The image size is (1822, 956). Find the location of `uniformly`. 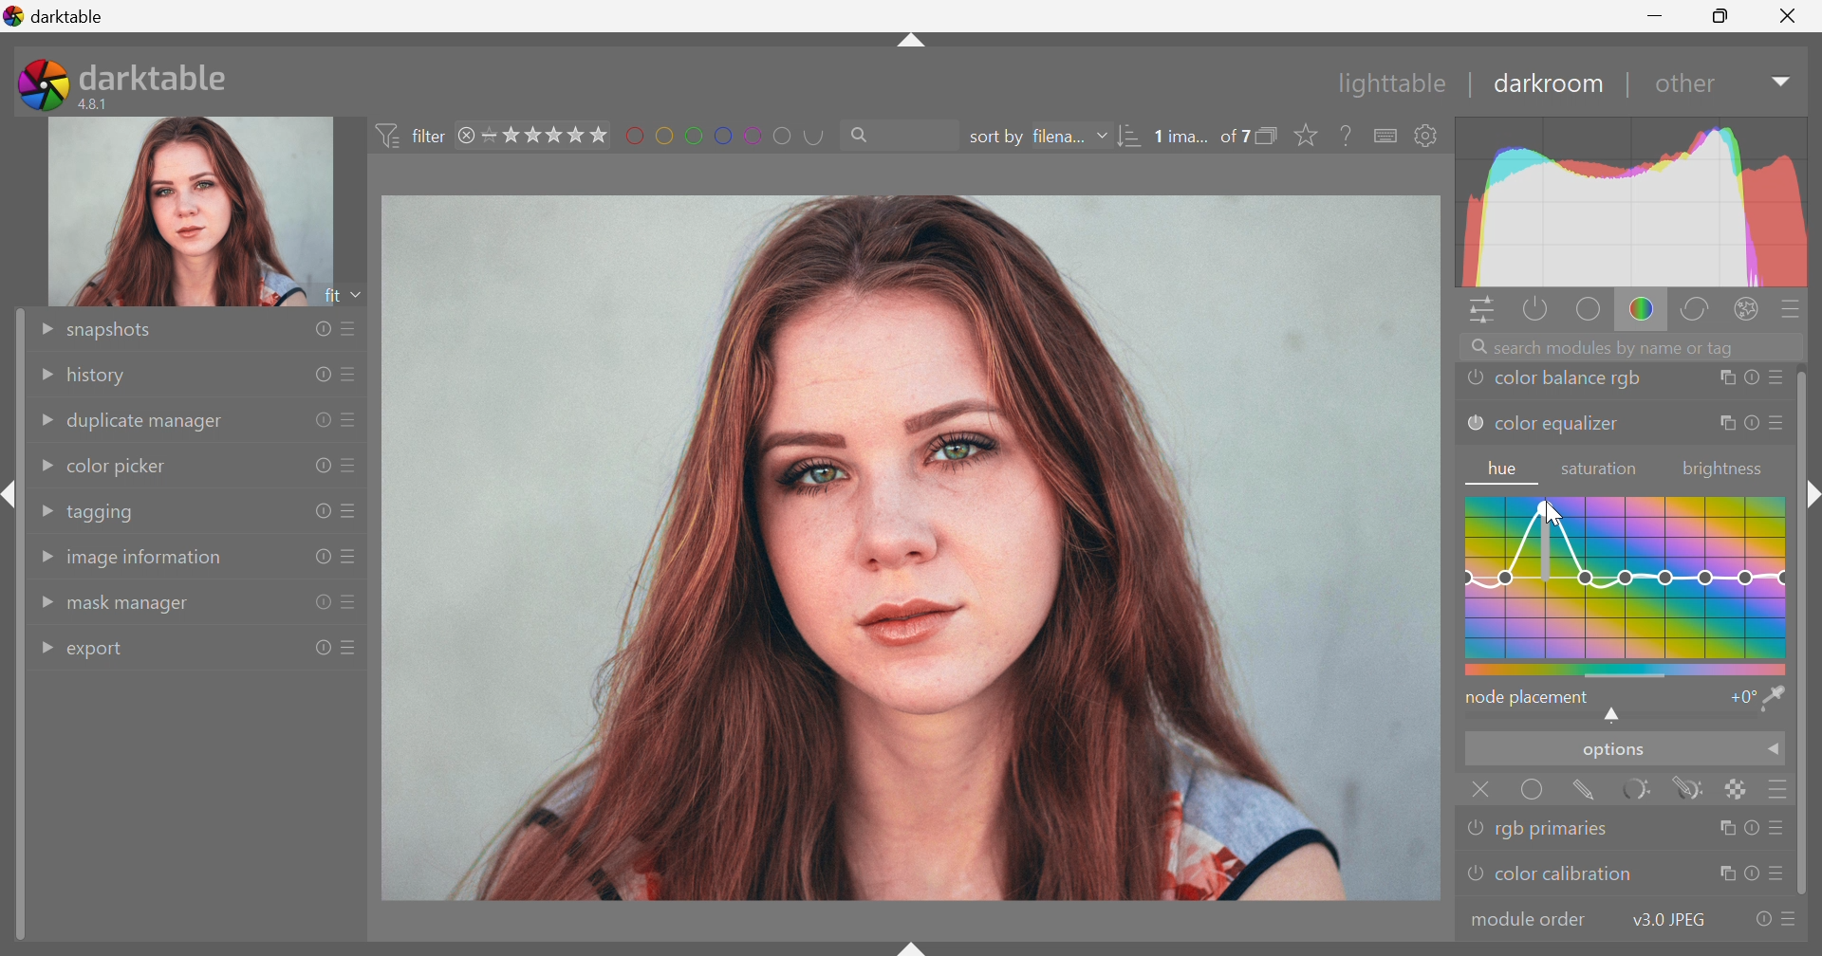

uniformly is located at coordinates (1534, 792).